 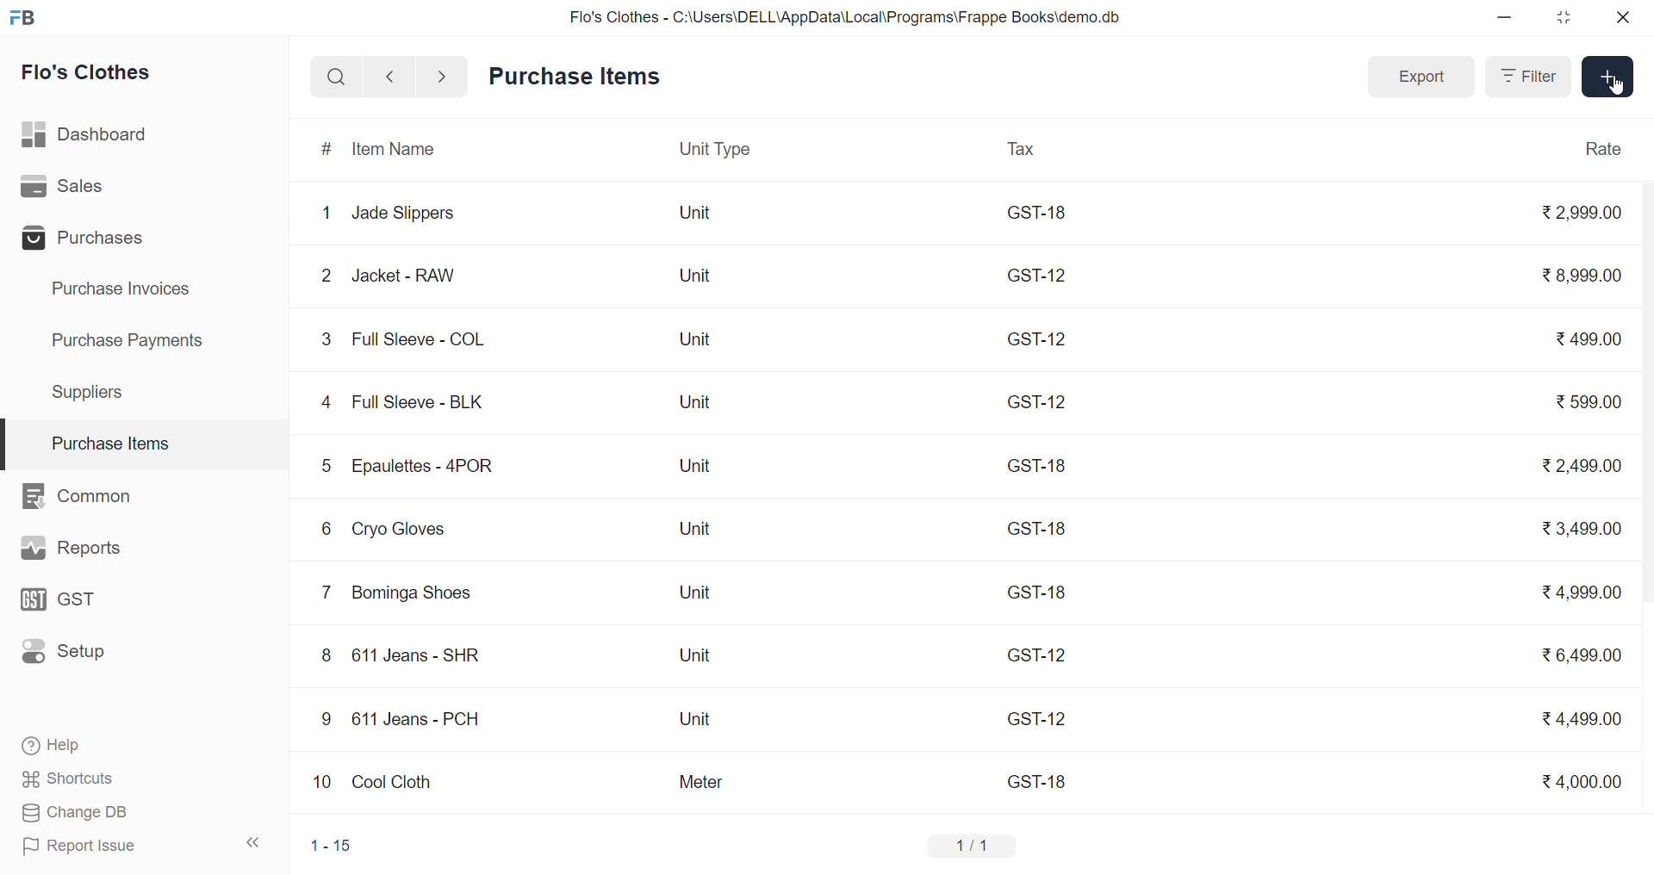 What do you see at coordinates (335, 76) in the screenshot?
I see `search` at bounding box center [335, 76].